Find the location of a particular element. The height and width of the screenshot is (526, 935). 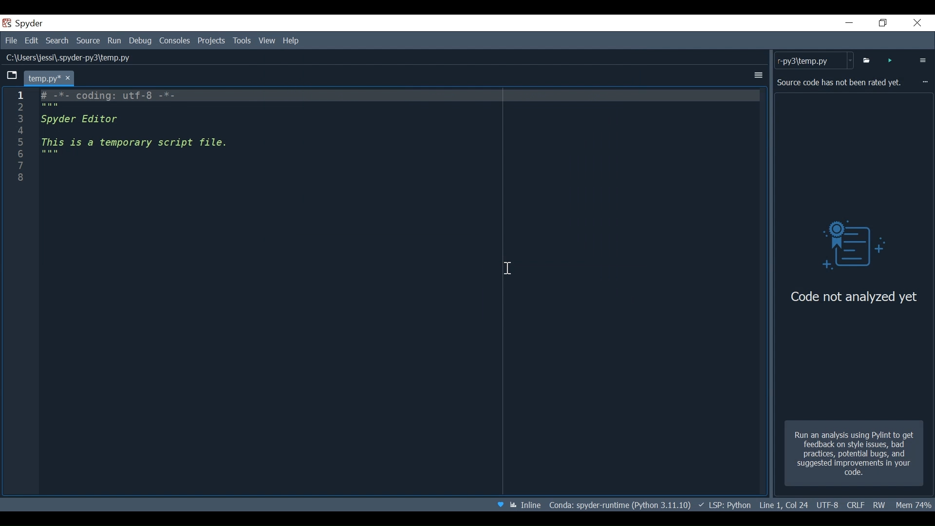

Select file is located at coordinates (866, 60).